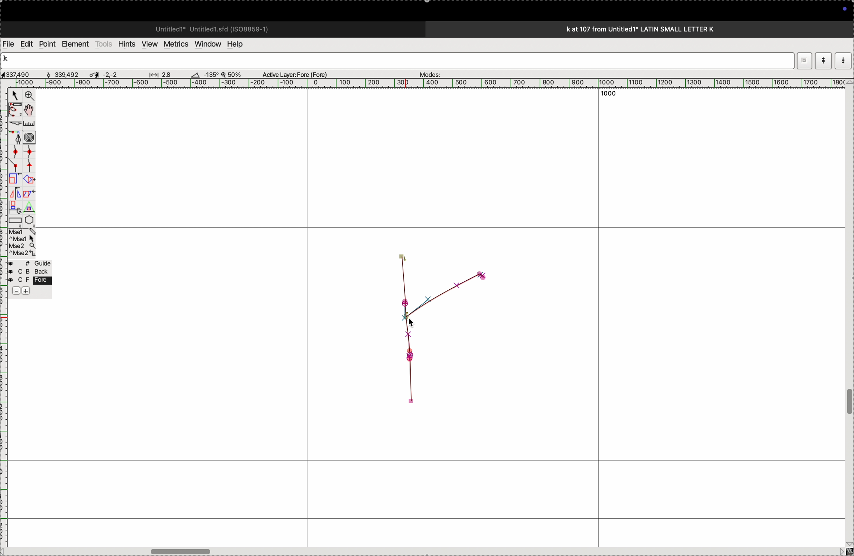 The height and width of the screenshot is (556, 854). Describe the element at coordinates (660, 29) in the screenshot. I see `title` at that location.